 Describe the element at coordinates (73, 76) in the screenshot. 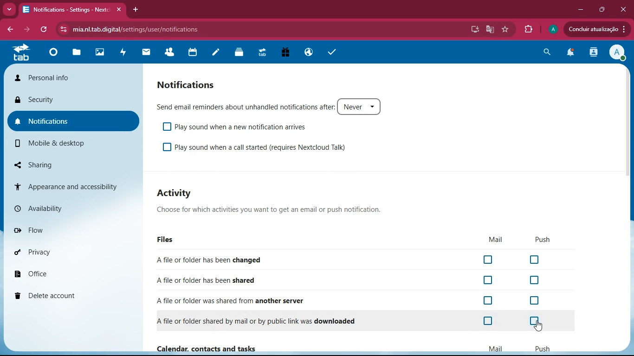

I see `personal info` at that location.